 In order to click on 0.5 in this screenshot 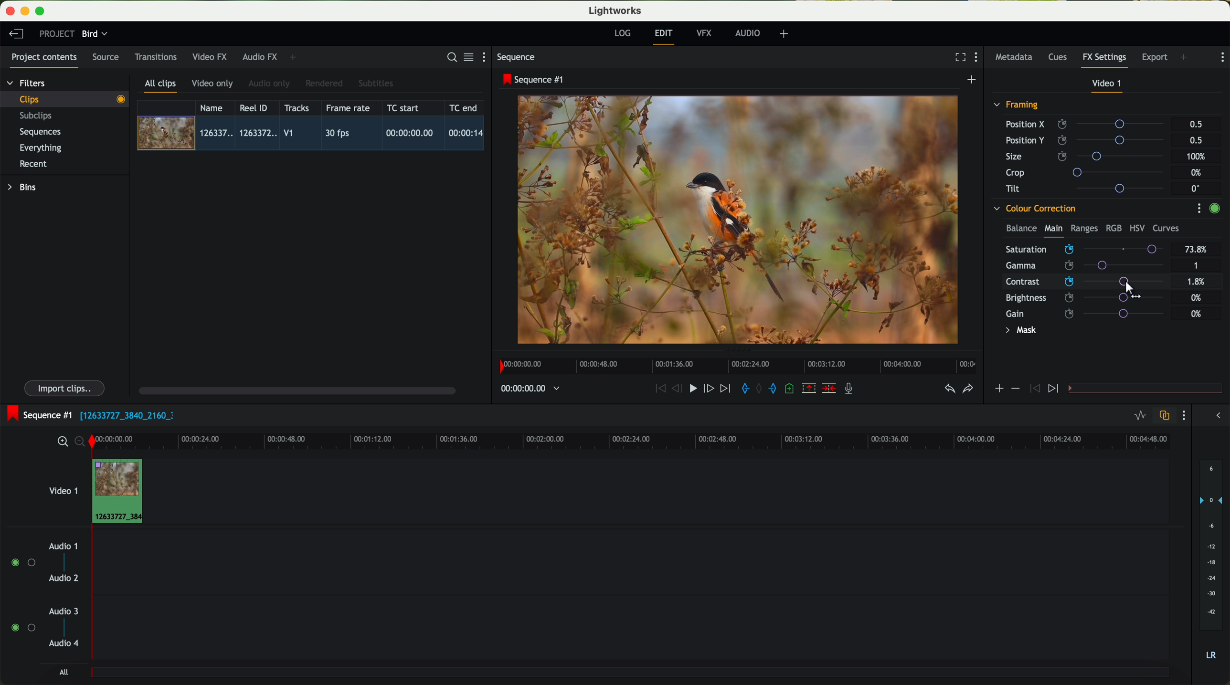, I will do `click(1196, 125)`.